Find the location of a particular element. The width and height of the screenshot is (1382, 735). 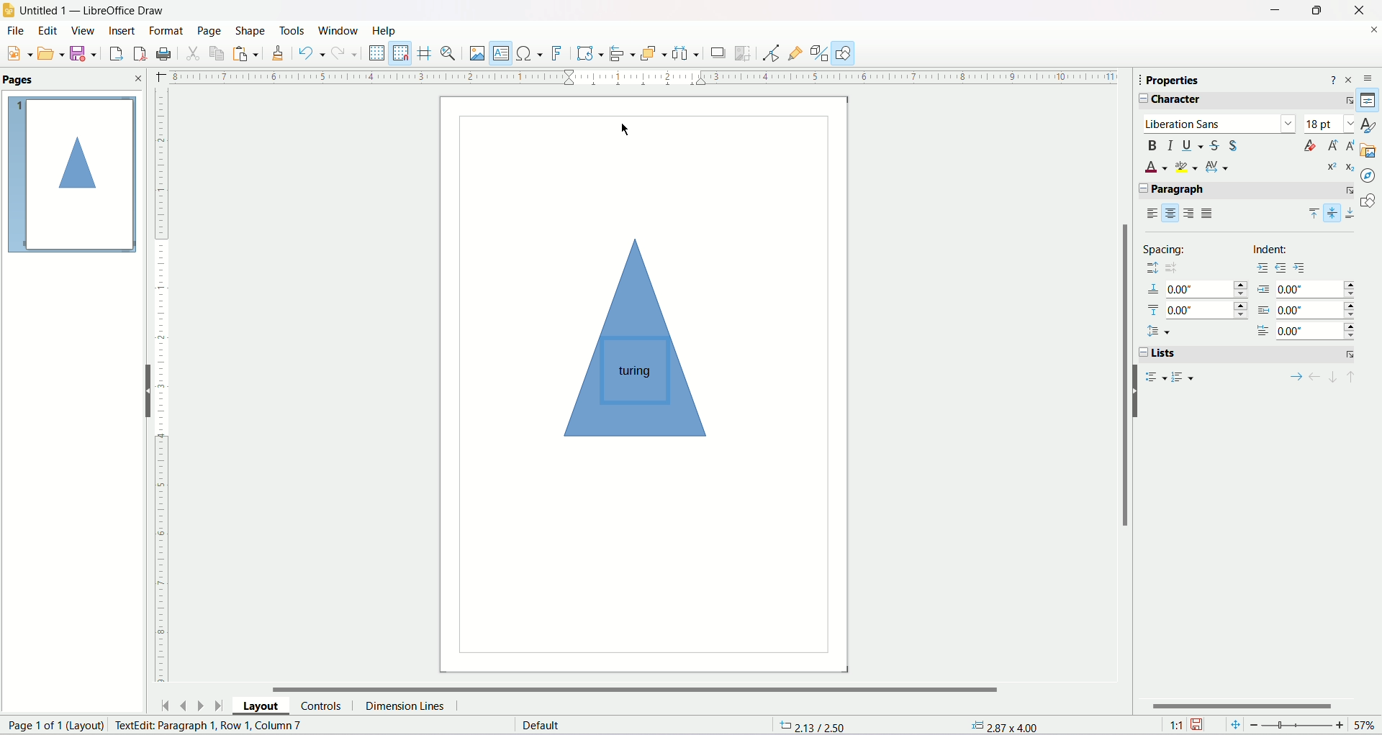

unordered list is located at coordinates (1157, 380).